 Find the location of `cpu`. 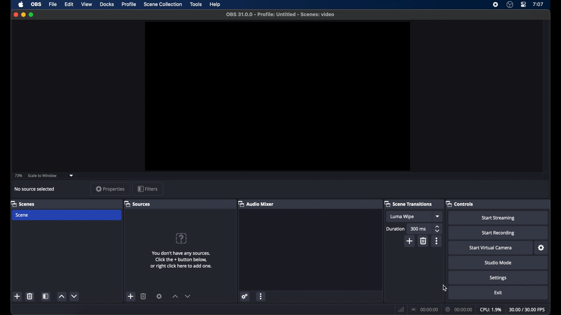

cpu is located at coordinates (491, 310).